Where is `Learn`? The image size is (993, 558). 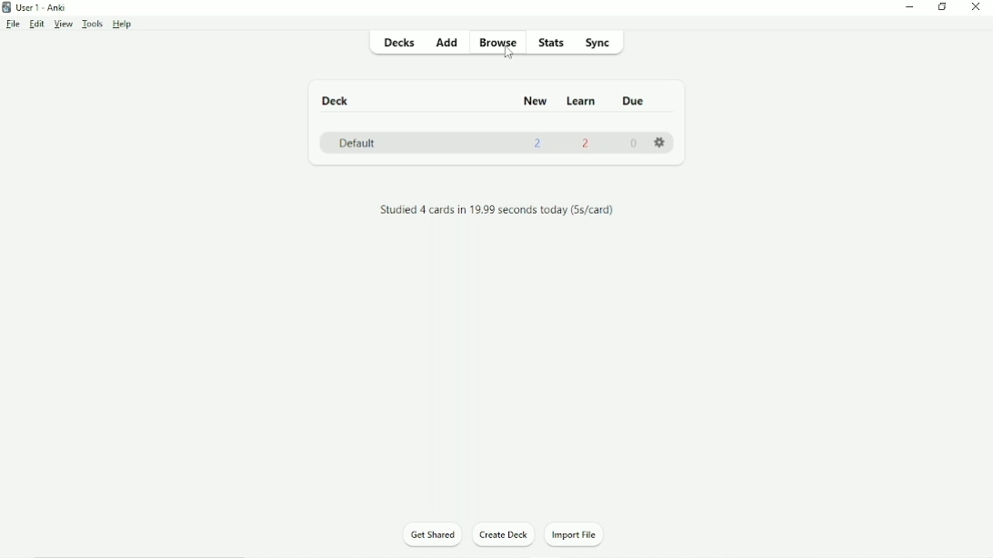
Learn is located at coordinates (583, 101).